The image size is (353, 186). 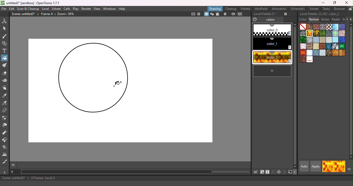 What do you see at coordinates (5, 111) in the screenshot?
I see `Ruler tool` at bounding box center [5, 111].